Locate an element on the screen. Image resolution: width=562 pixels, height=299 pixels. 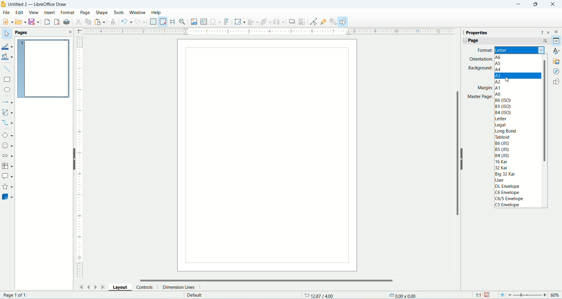
insert special character is located at coordinates (215, 22).